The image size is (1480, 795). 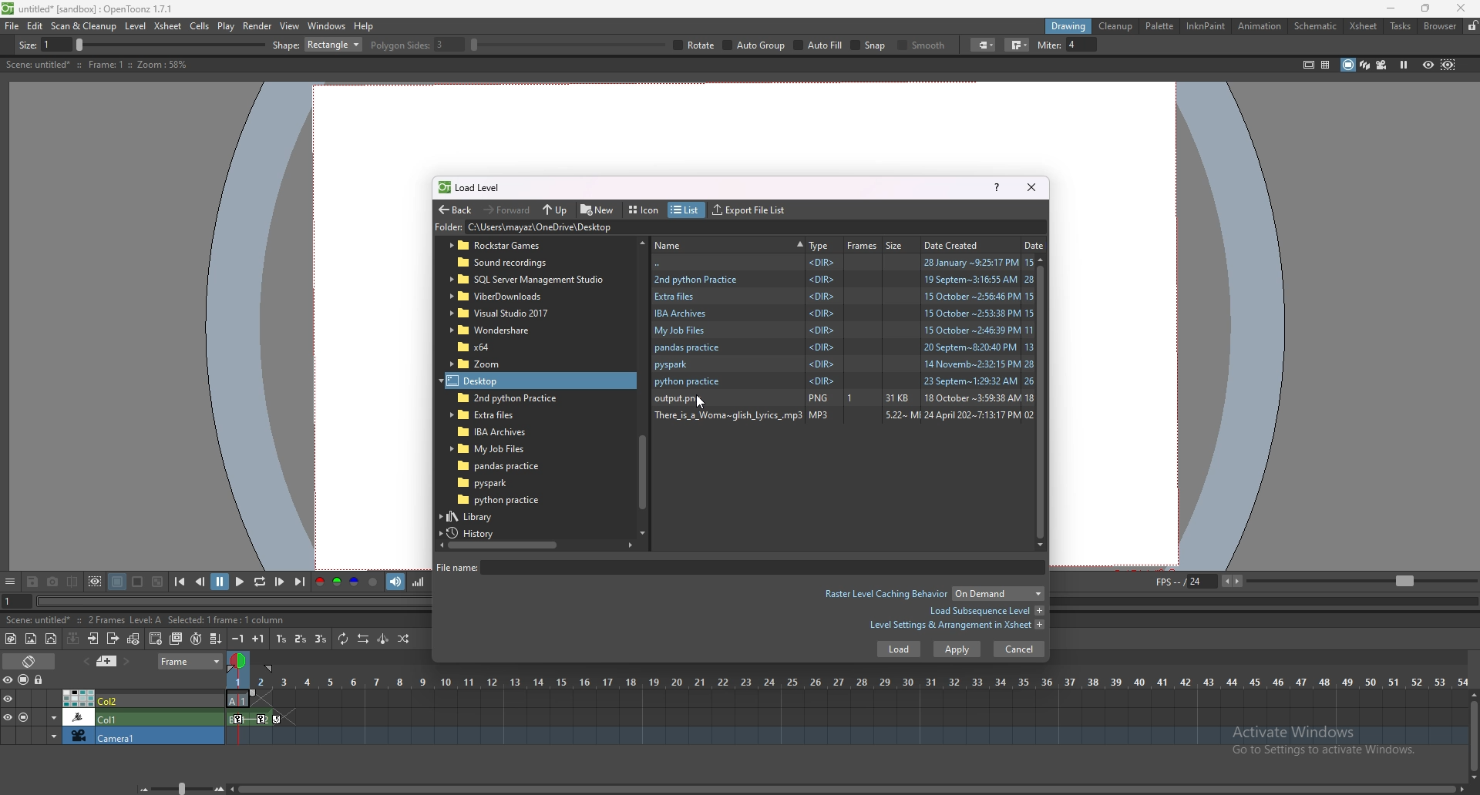 What do you see at coordinates (1474, 735) in the screenshot?
I see `scroll bar` at bounding box center [1474, 735].